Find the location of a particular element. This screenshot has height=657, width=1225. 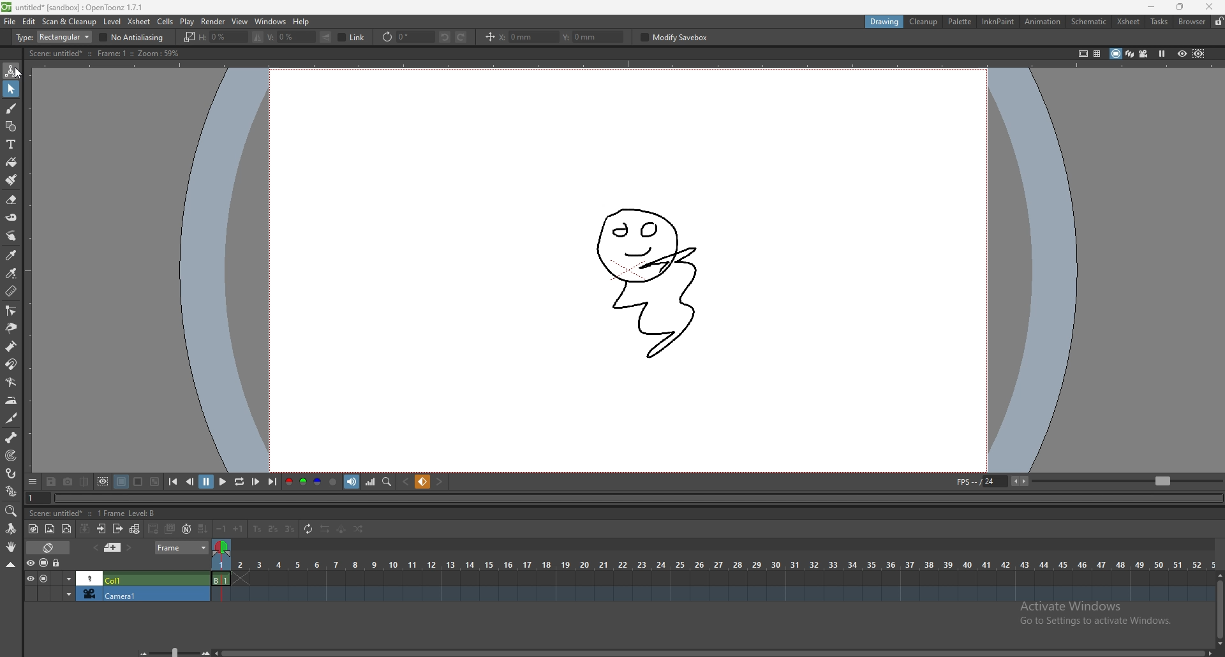

soundtrack is located at coordinates (353, 482).